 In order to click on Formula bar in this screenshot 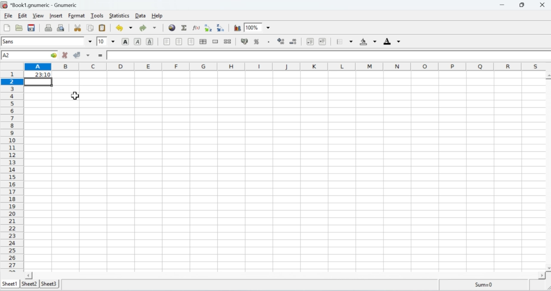, I will do `click(329, 56)`.